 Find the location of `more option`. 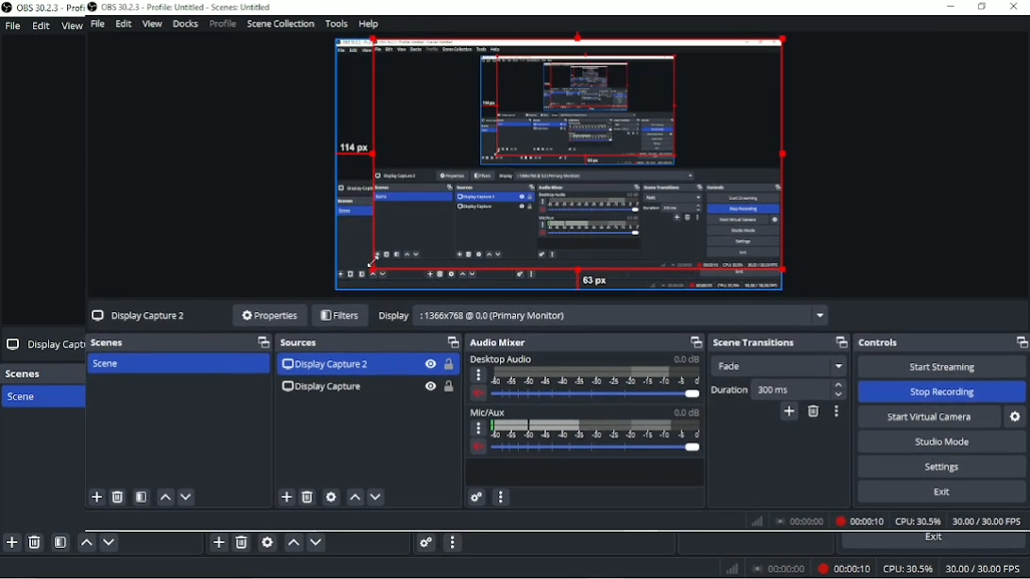

more option is located at coordinates (505, 498).